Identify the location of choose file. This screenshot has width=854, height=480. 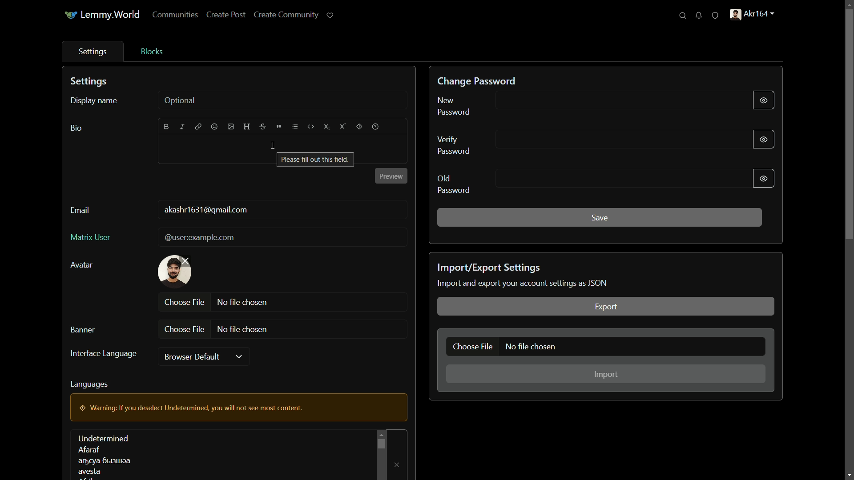
(471, 346).